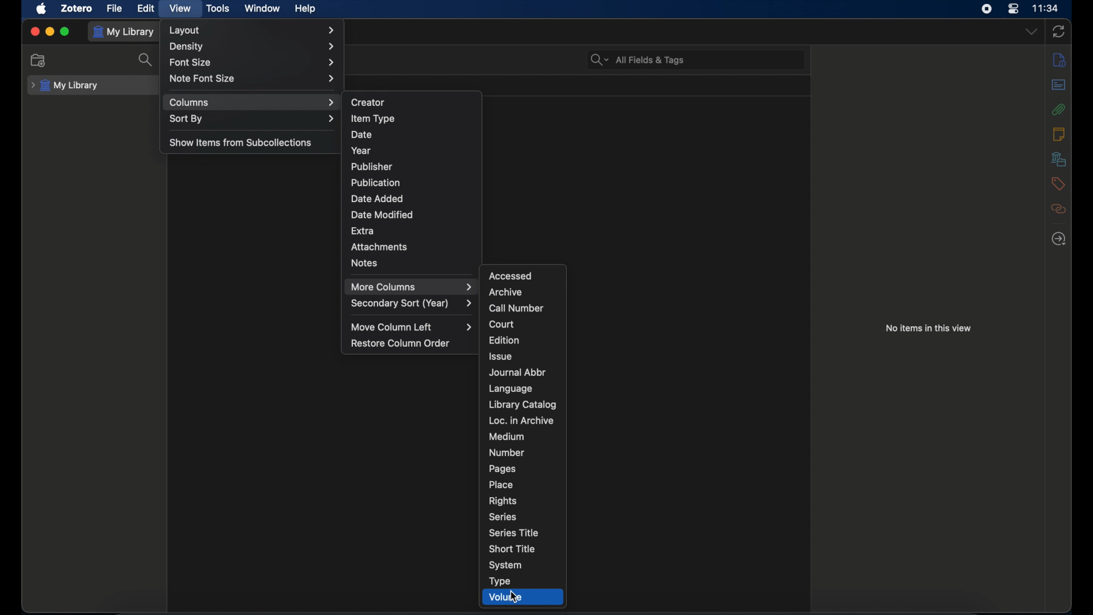 Image resolution: width=1093 pixels, height=615 pixels. Describe the element at coordinates (506, 565) in the screenshot. I see `system` at that location.